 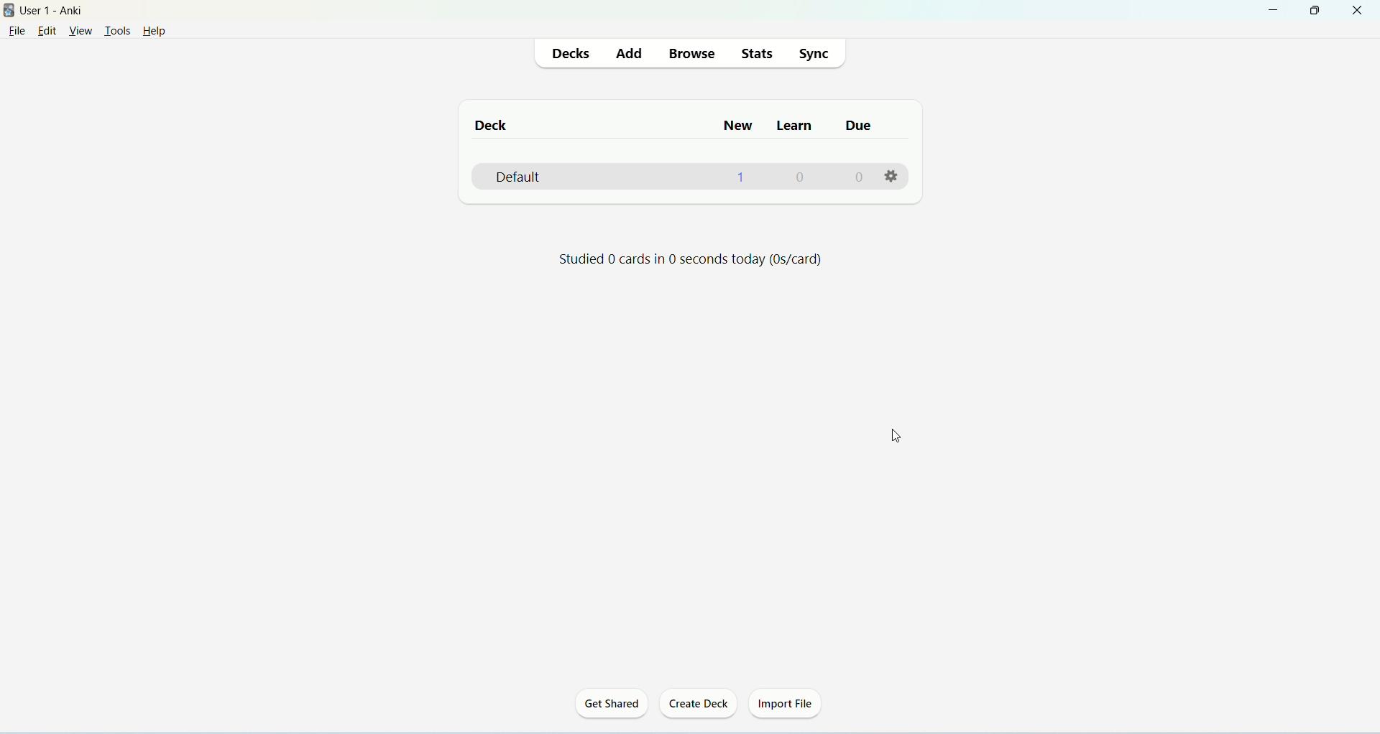 What do you see at coordinates (162, 30) in the screenshot?
I see `help` at bounding box center [162, 30].